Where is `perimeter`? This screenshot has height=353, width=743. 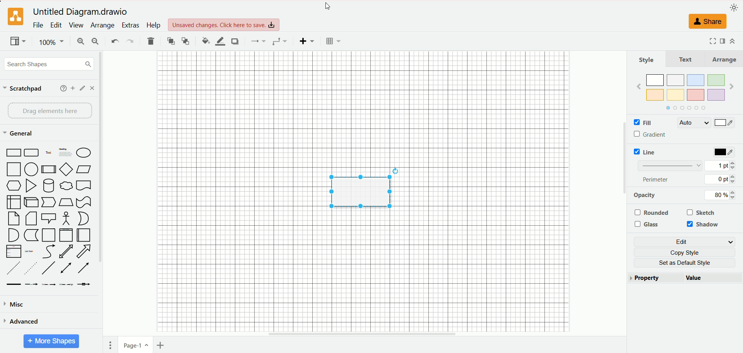
perimeter is located at coordinates (656, 179).